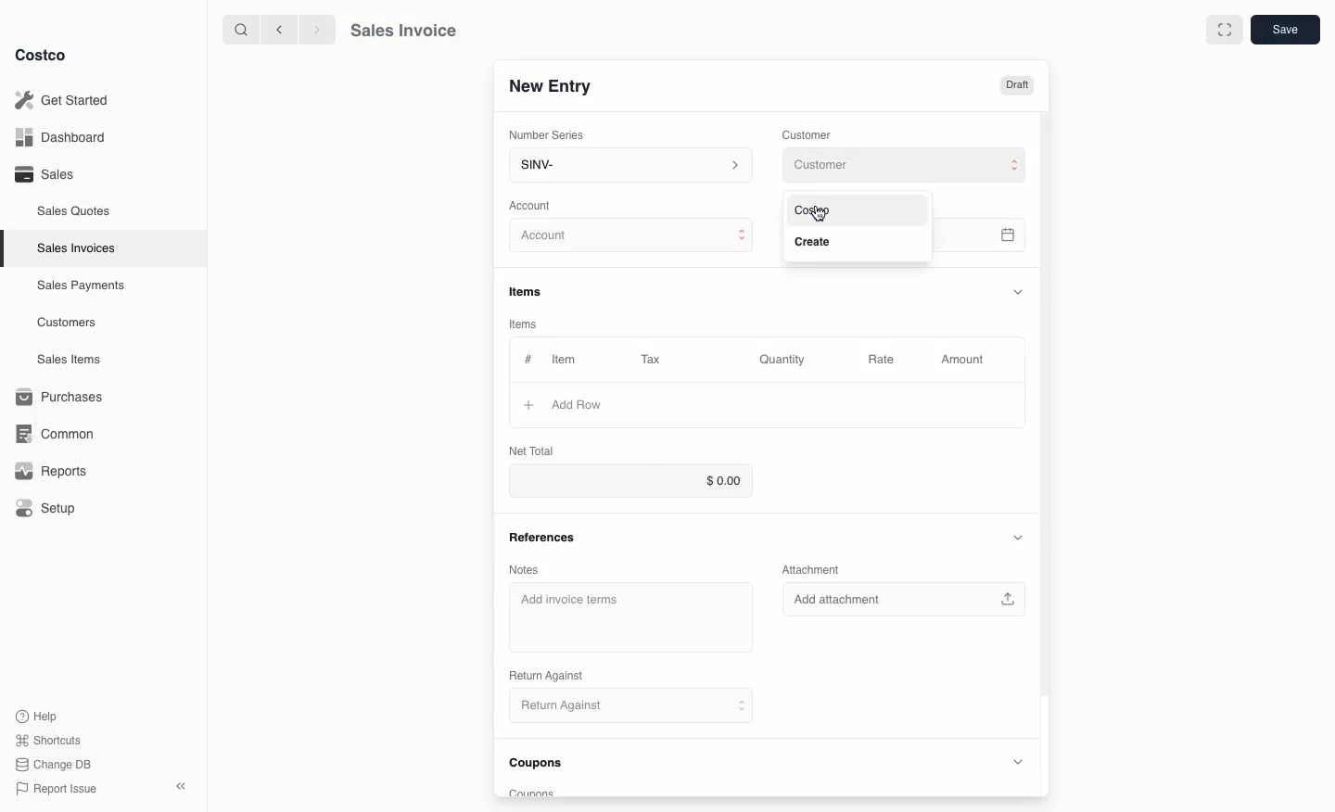 Image resolution: width=1335 pixels, height=812 pixels. Describe the element at coordinates (540, 537) in the screenshot. I see `References` at that location.